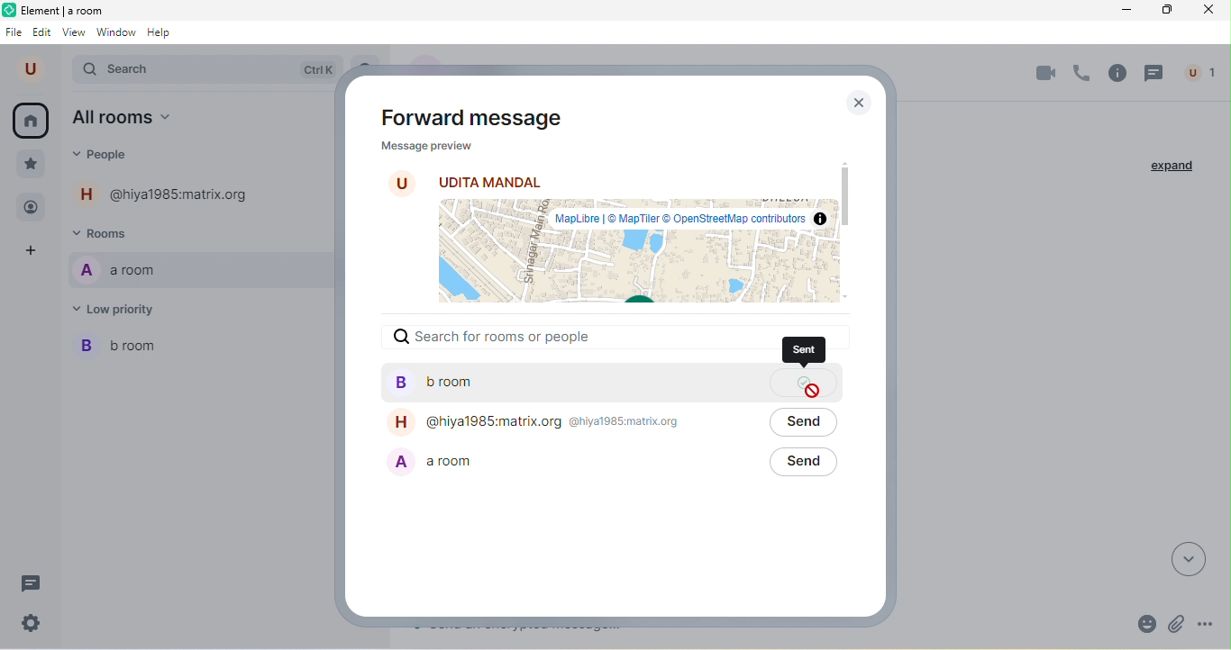 This screenshot has height=650, width=1231. Describe the element at coordinates (42, 33) in the screenshot. I see `edit` at that location.